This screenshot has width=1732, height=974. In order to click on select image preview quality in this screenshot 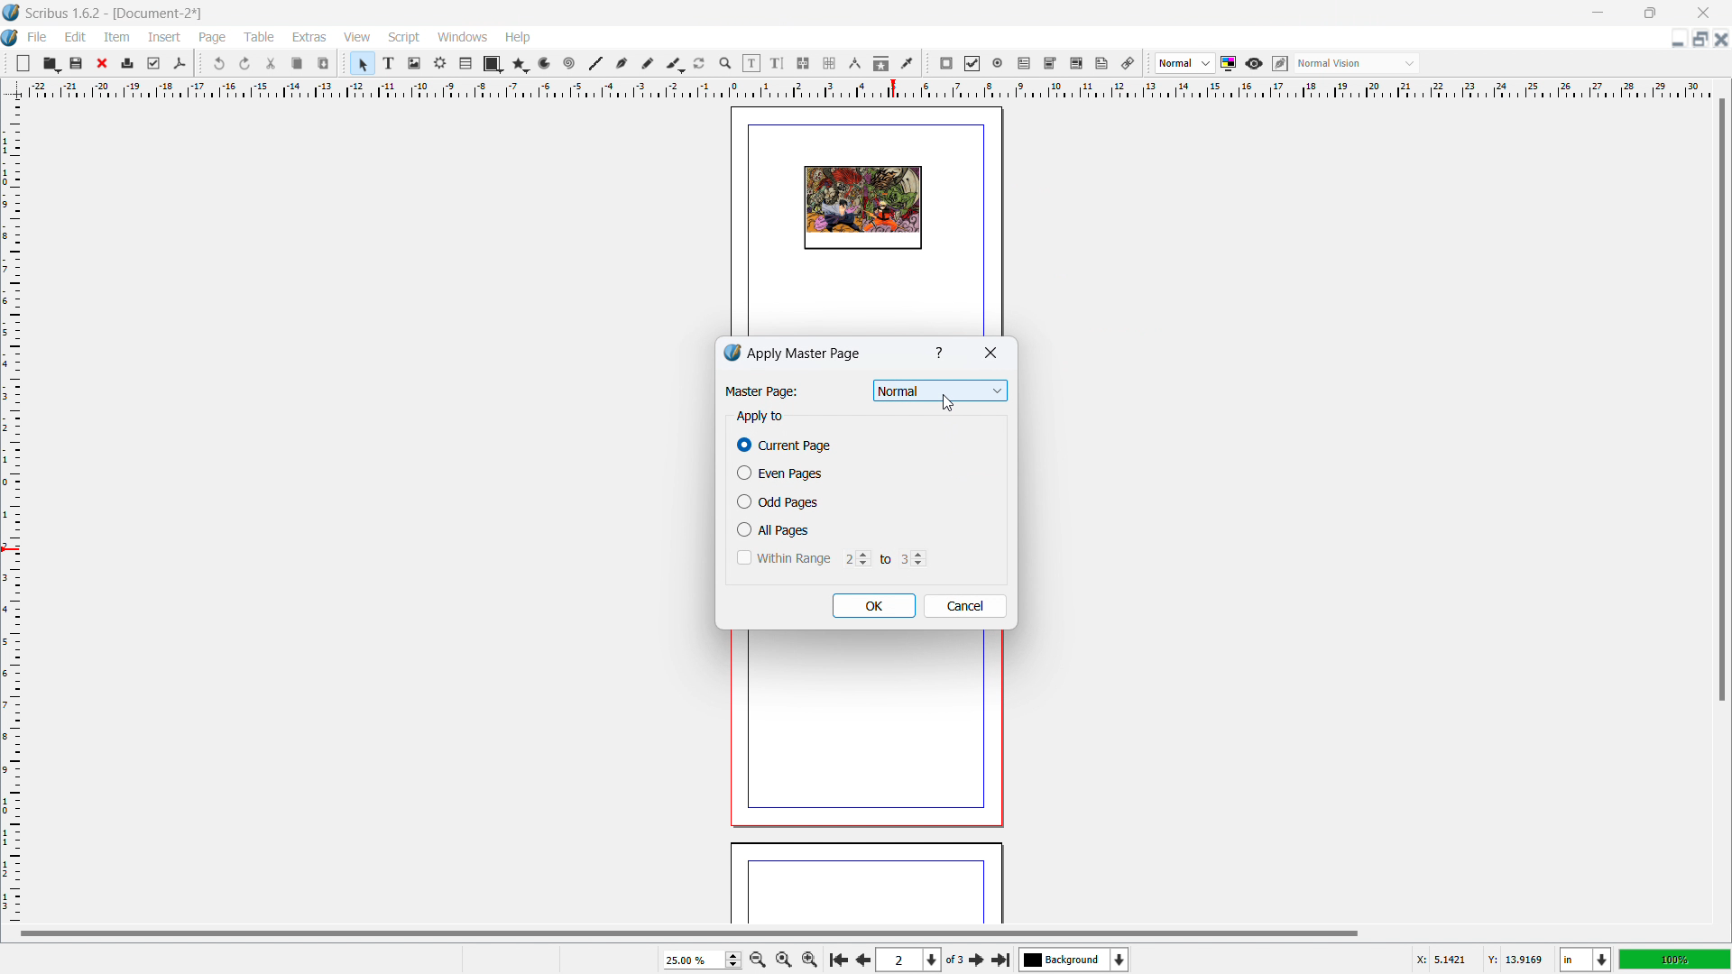, I will do `click(1185, 63)`.